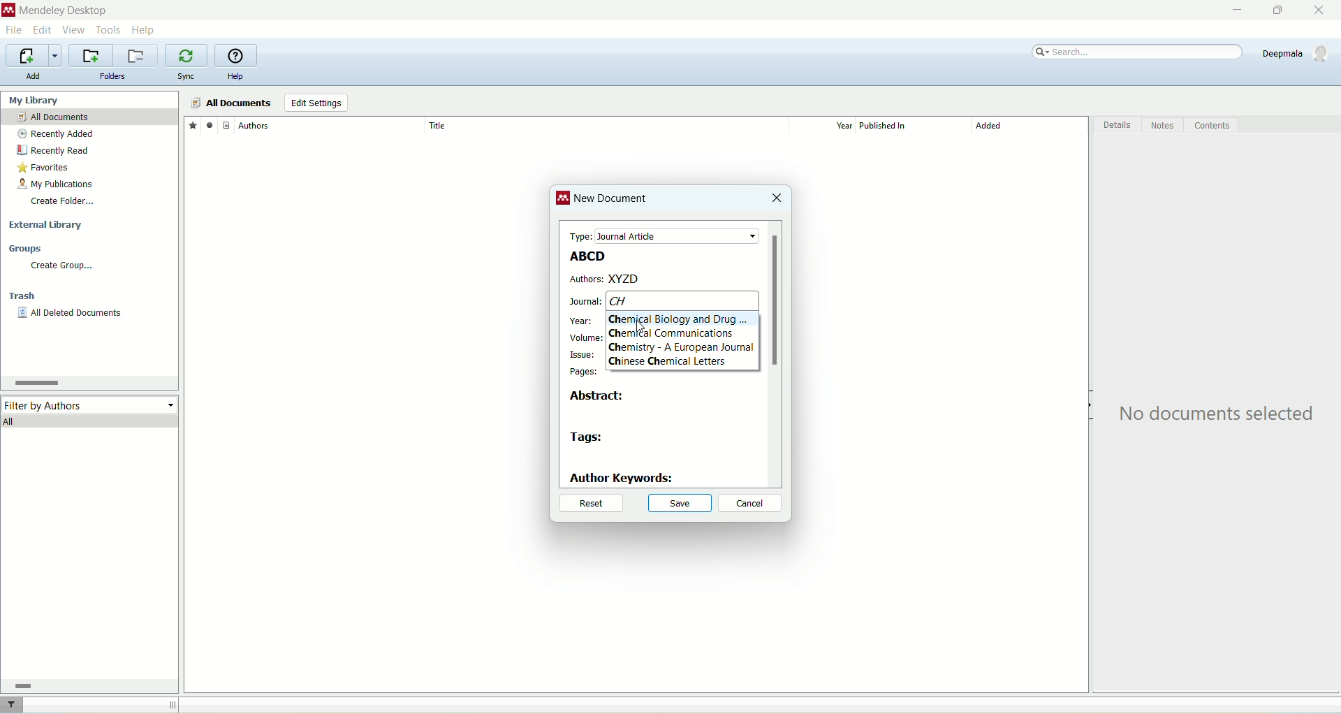  Describe the element at coordinates (1234, 10) in the screenshot. I see `minimize` at that location.